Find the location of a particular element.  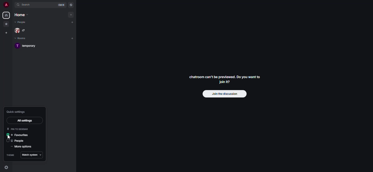

home is located at coordinates (6, 15).